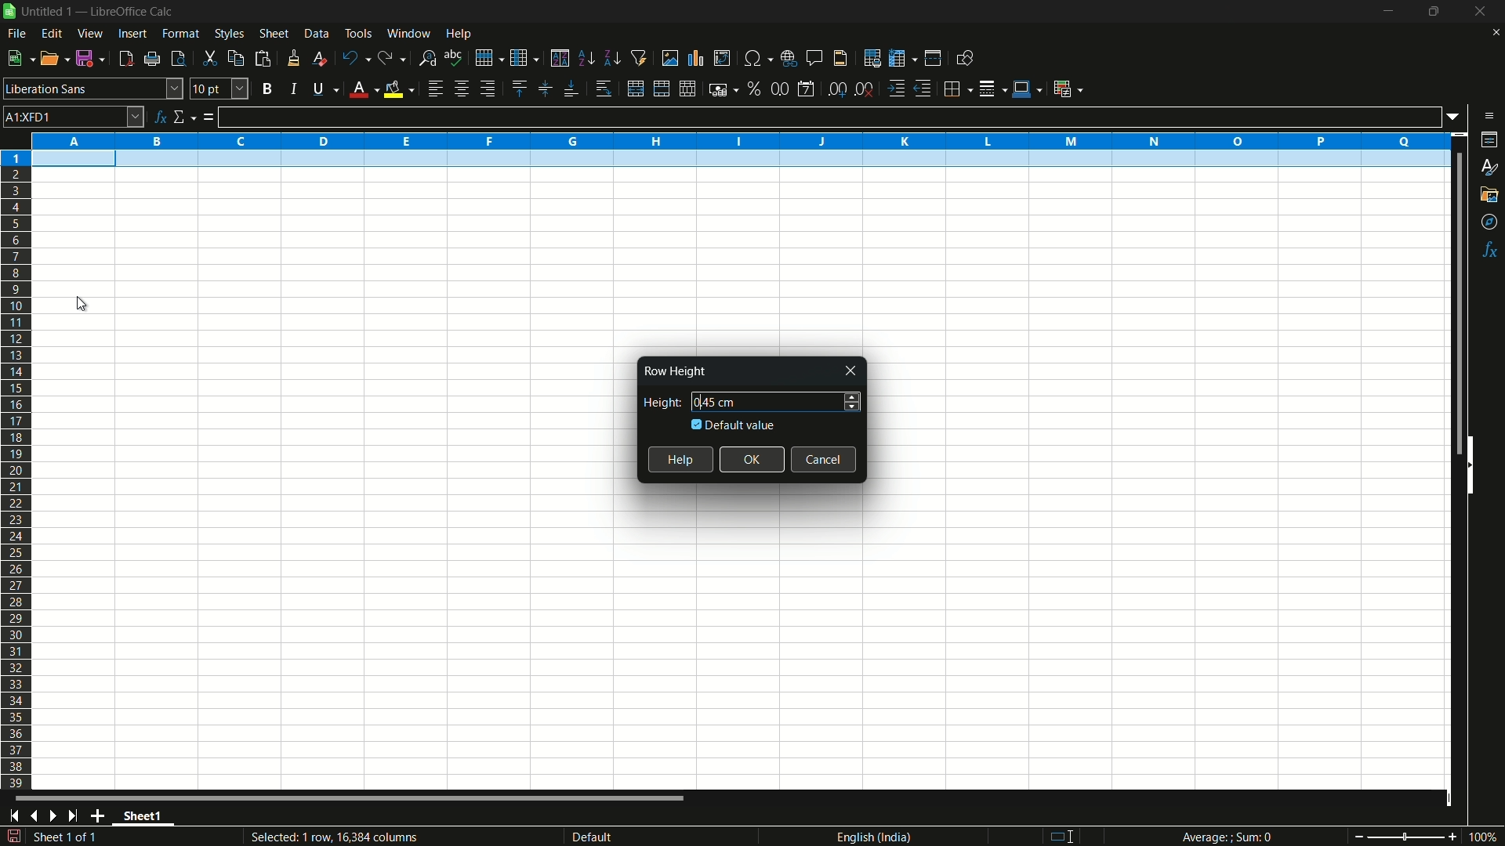 The height and width of the screenshot is (846, 1505). I want to click on unmerge cells, so click(688, 89).